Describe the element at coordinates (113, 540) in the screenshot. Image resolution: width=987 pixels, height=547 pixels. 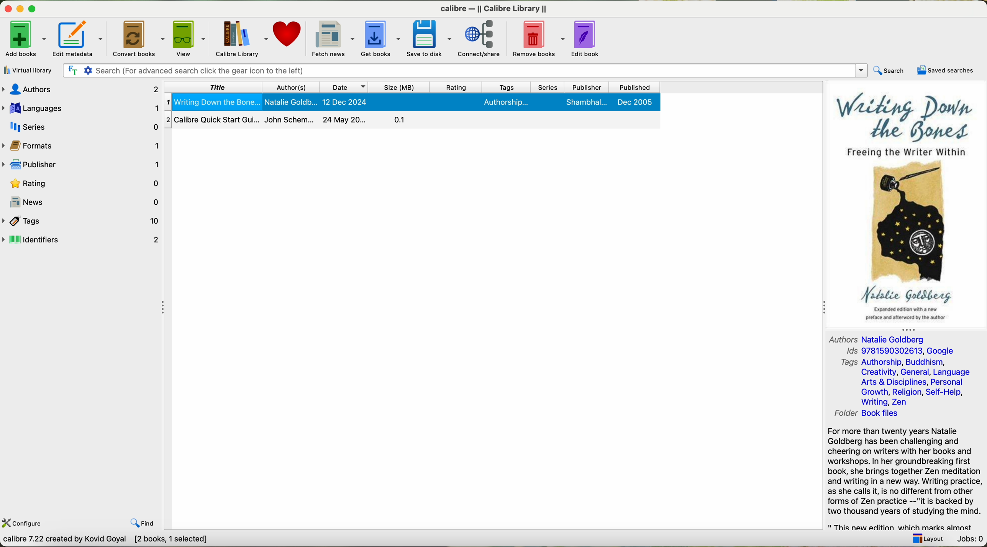
I see `Callibre 7.22 created by Kavid Goyal [0 books]` at that location.